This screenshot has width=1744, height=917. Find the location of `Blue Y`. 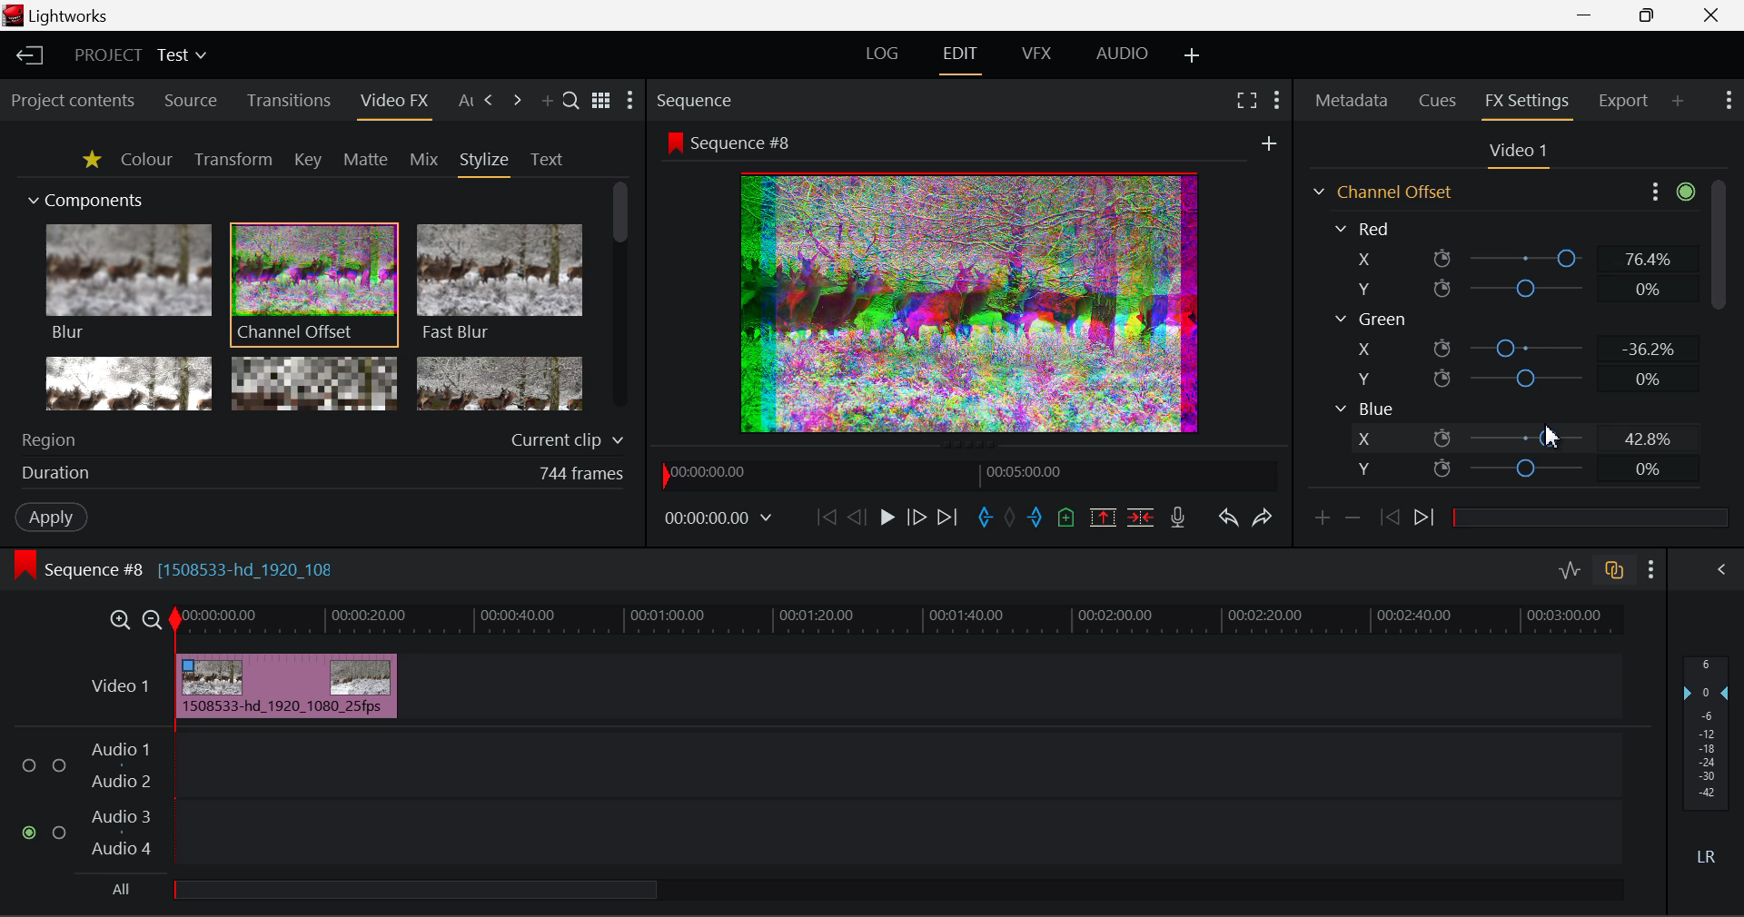

Blue Y is located at coordinates (1514, 467).